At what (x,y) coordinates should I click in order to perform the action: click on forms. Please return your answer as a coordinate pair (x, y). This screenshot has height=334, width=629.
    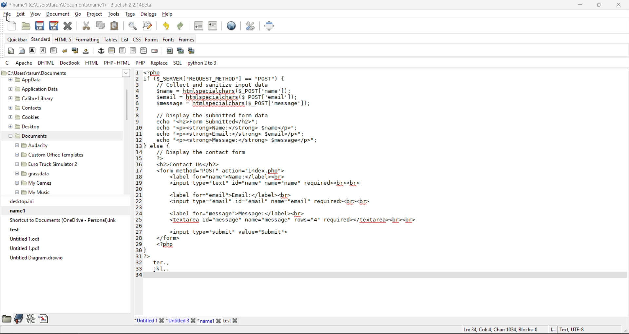
    Looking at the image, I should click on (151, 39).